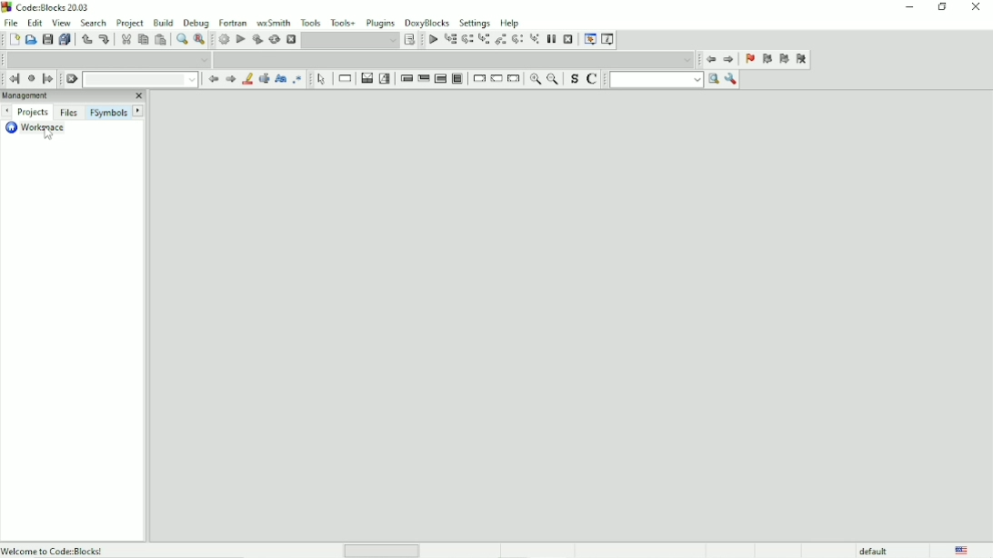  Describe the element at coordinates (801, 60) in the screenshot. I see `Clear bookmarks` at that location.